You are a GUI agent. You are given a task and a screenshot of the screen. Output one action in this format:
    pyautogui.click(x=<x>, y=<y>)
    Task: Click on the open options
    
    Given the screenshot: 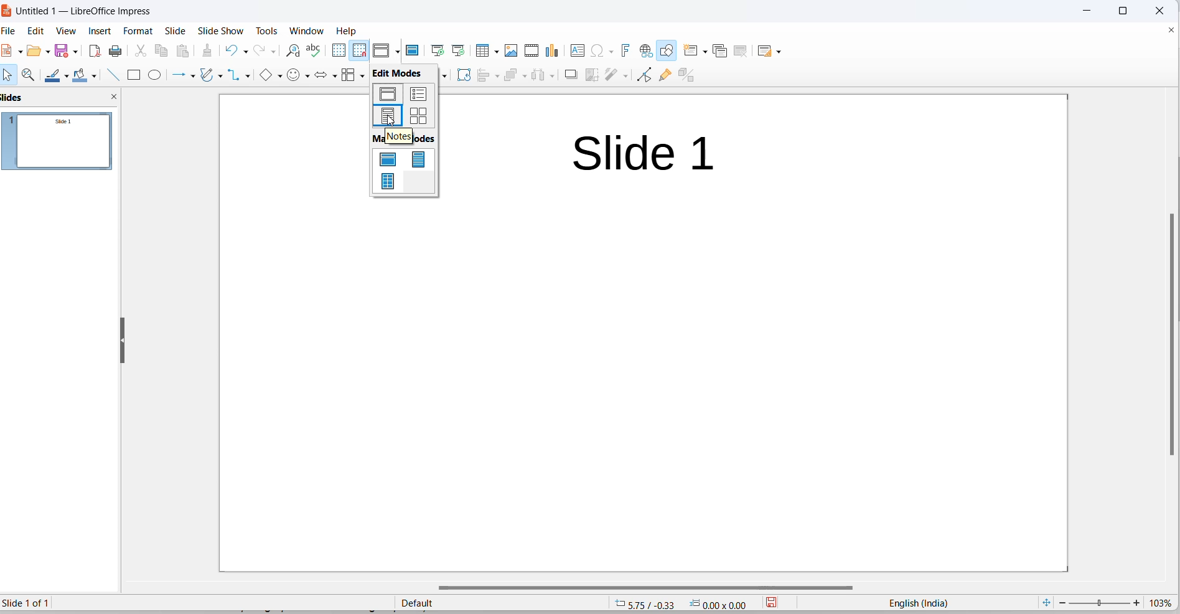 What is the action you would take?
    pyautogui.click(x=45, y=50)
    